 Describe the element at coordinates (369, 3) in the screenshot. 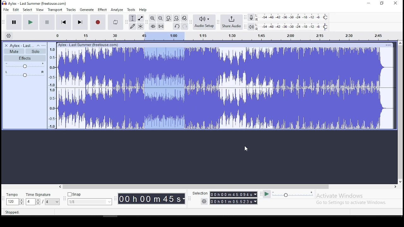

I see `minimize` at that location.